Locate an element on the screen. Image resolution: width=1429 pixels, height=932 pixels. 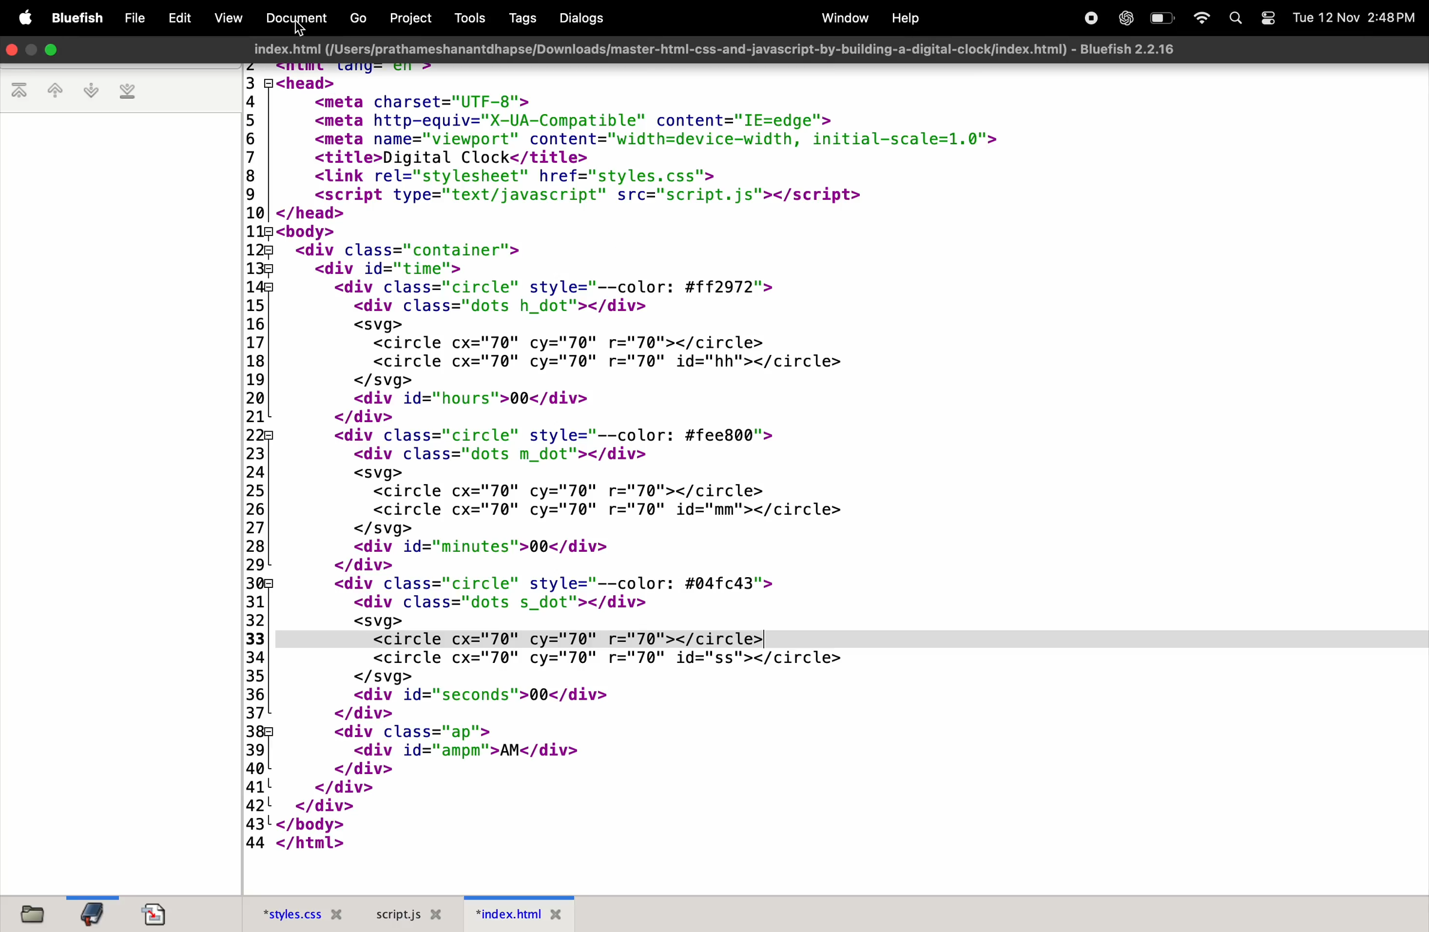
<html lang= en><head><meta charset="UTF-8"><meta http-equiv="X-UA-Compatible" content="IE=edge"><meta name="viewport" content="width=device-width, initial-scale=1.0"><title>Digital Clock</title><link rel="stylesheet" href="styles.css"><script type="text/javascript" src="script.js"></script></head><body><div class="container"><div id="time"><div class="circle" style="--color: #ff2972"><div class="dots h_dot"></div><svg><circle cx="70" cy="70" r="70"></circle><circle cx="70" cy="70" r="70" id="hh"></circle></svg><div id="hours">00</div></div><div class="circle" style="--color: #fee800"><div class="dots m_dot"></div><svg><circle cx="70" cy="70" r="70"></circle><circle cx="70" cy="70" r="70" id="mm"></circle></svg><div id="minutes">00</div></div><div class="circle" style="--color: #04fc43"><div class="dots s_dot"></div><svg><circle cx="70" cy="70" r="70"></circle>|<circle cx="70" cy="70" r="70" id="ss"></circle></svg><div id="seconds">00</div></div><div class="ap"><div id="ampm">AM</div></div></div></div></body></html> is located at coordinates (831, 472).